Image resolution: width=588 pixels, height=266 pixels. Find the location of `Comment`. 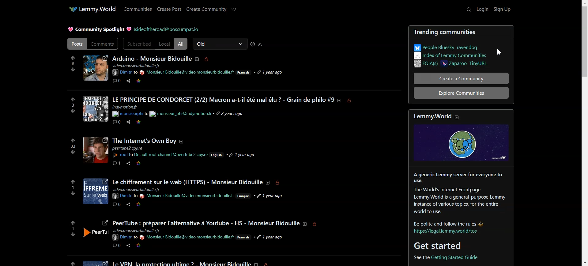

Comment is located at coordinates (117, 81).